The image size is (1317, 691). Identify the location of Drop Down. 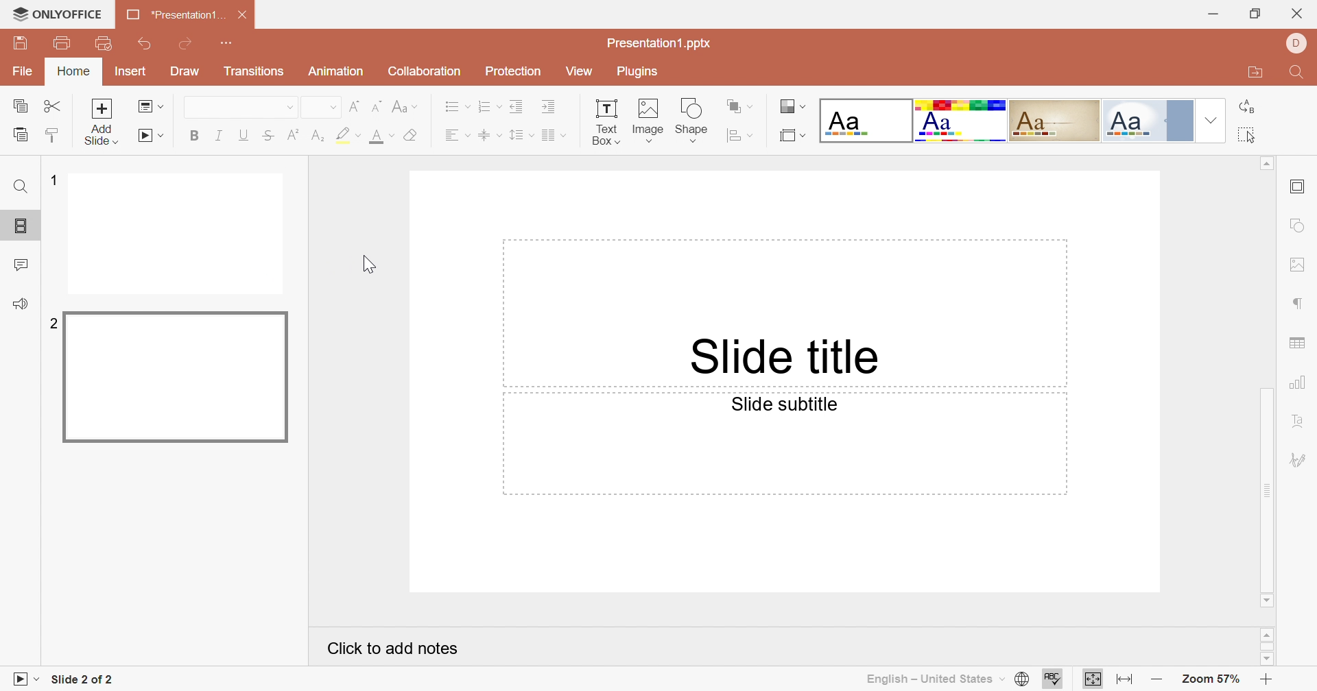
(807, 134).